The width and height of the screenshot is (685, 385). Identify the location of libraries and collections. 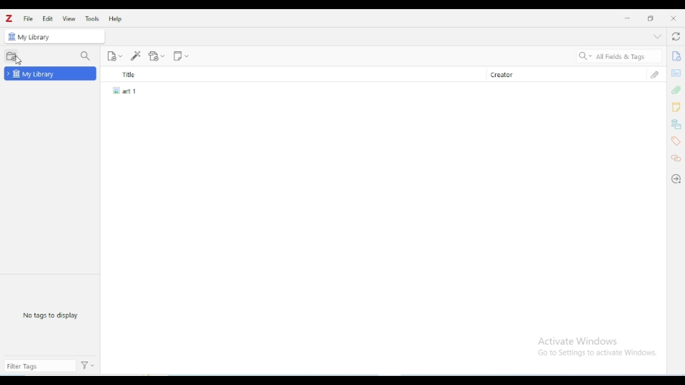
(676, 125).